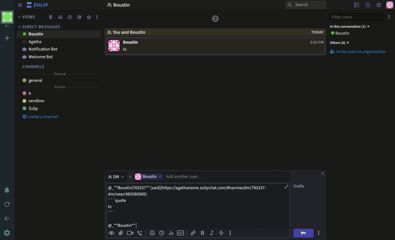 The width and height of the screenshot is (395, 240). Describe the element at coordinates (316, 37) in the screenshot. I see `Time` at that location.